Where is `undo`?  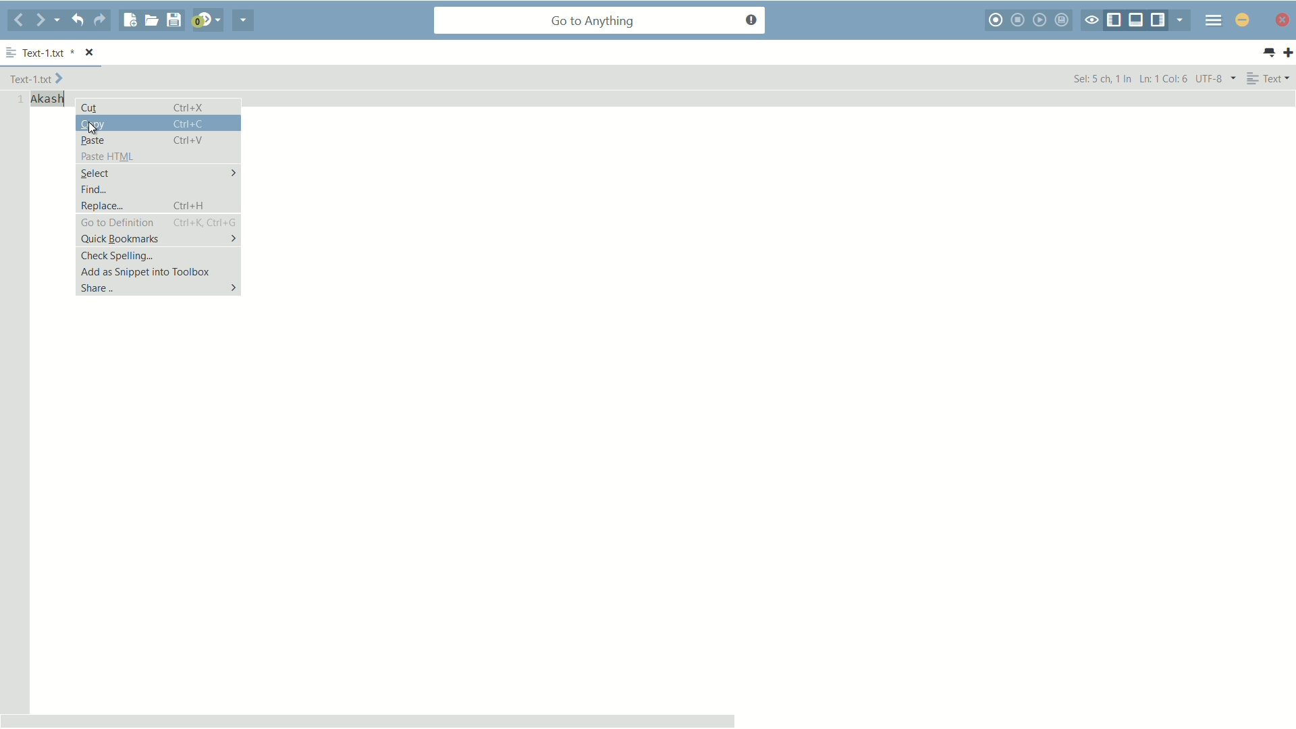 undo is located at coordinates (76, 20).